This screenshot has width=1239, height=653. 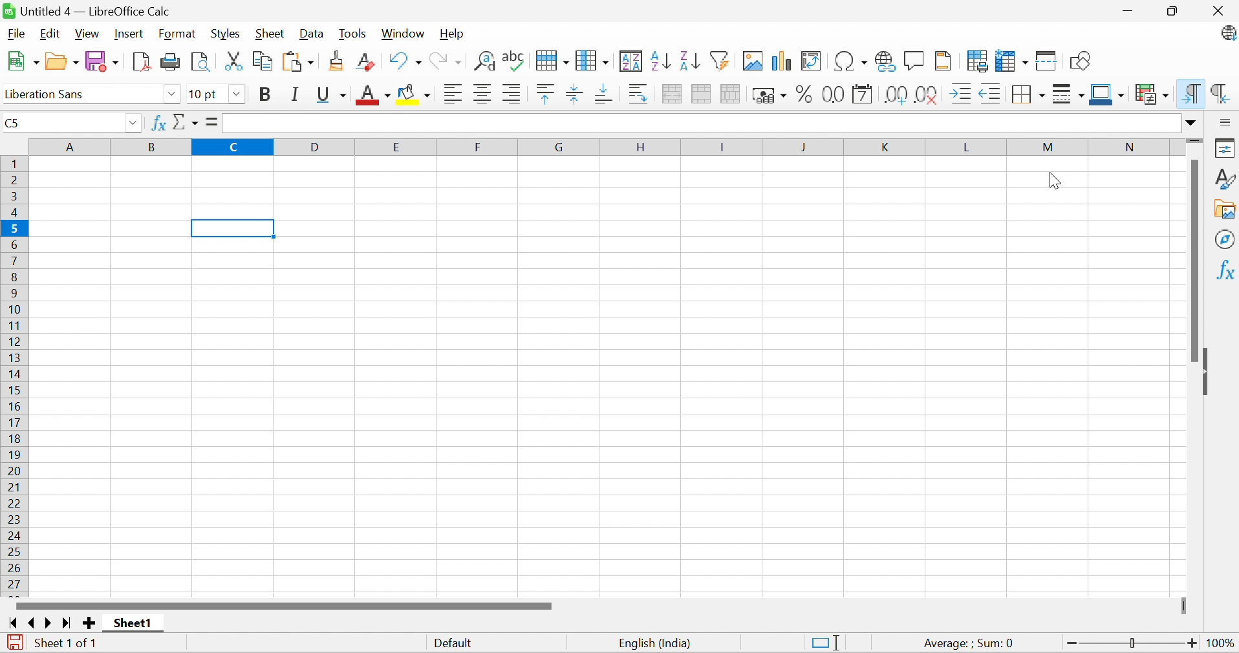 What do you see at coordinates (673, 94) in the screenshot?
I see `Merge and center or unmerge cells depending on the current toggle state` at bounding box center [673, 94].